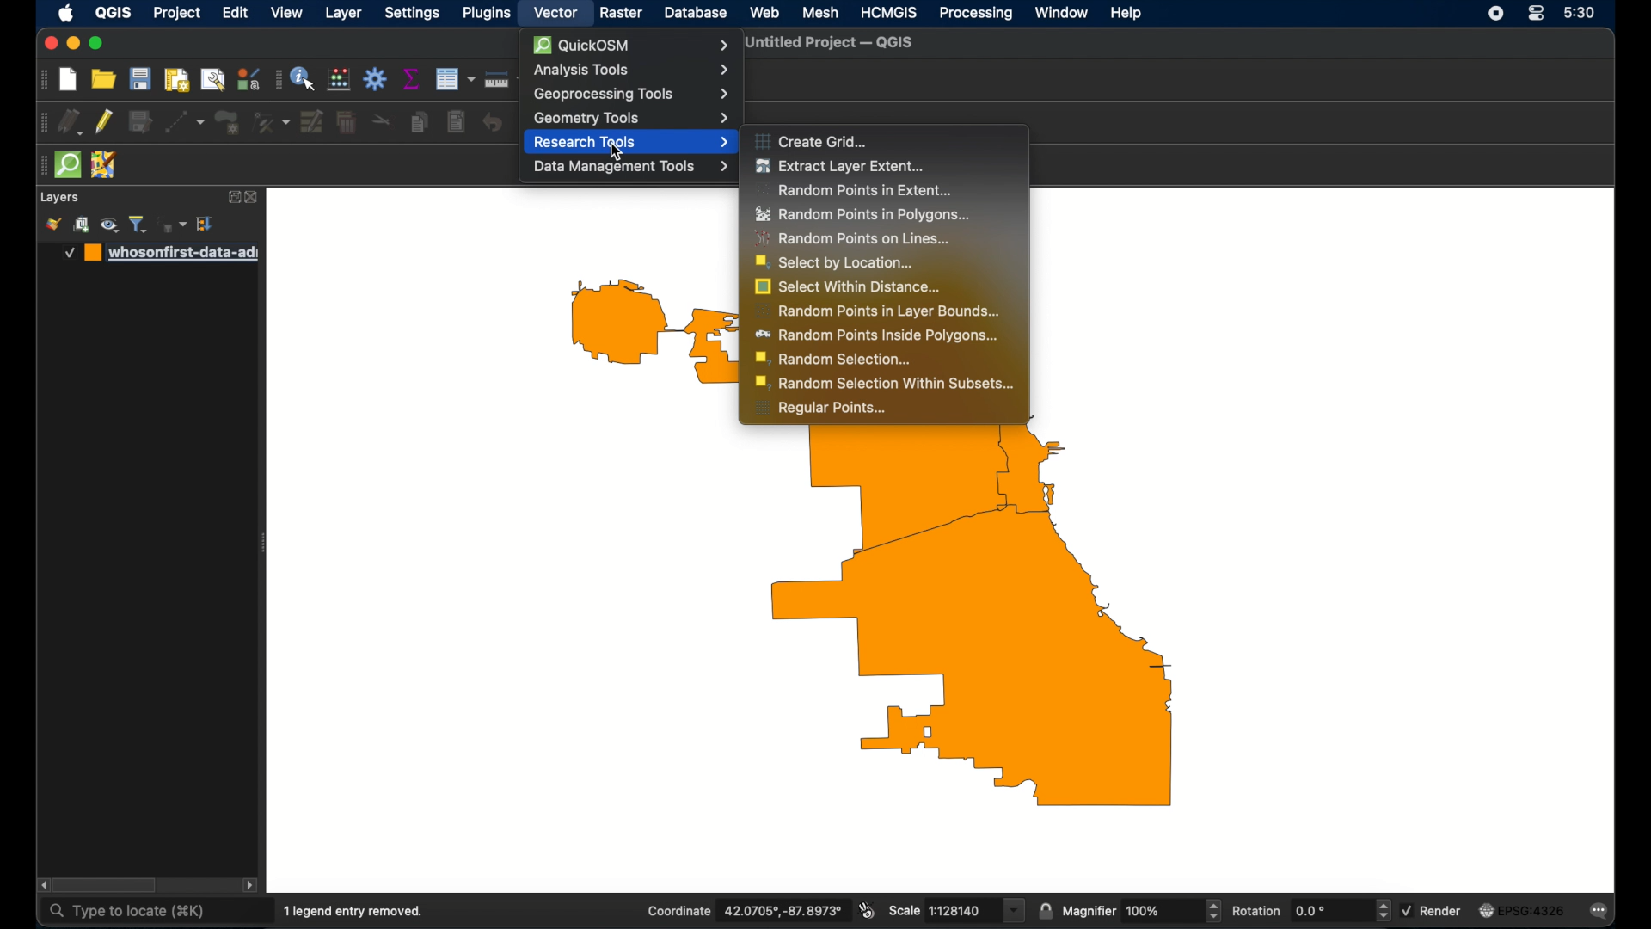 This screenshot has width=1651, height=929. What do you see at coordinates (39, 122) in the screenshot?
I see `drag handle` at bounding box center [39, 122].